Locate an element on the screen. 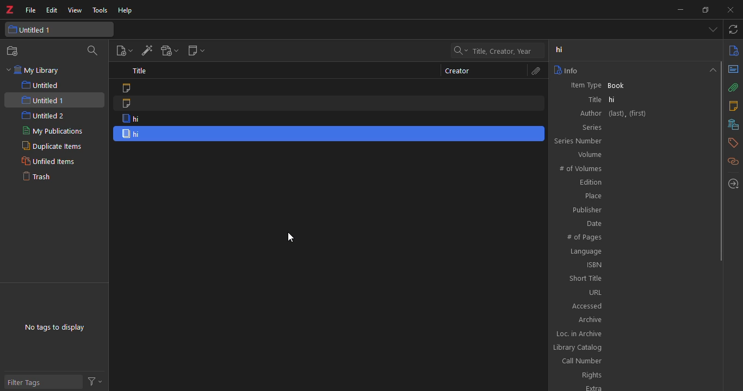 The image size is (743, 391). untitled 1 is located at coordinates (37, 29).